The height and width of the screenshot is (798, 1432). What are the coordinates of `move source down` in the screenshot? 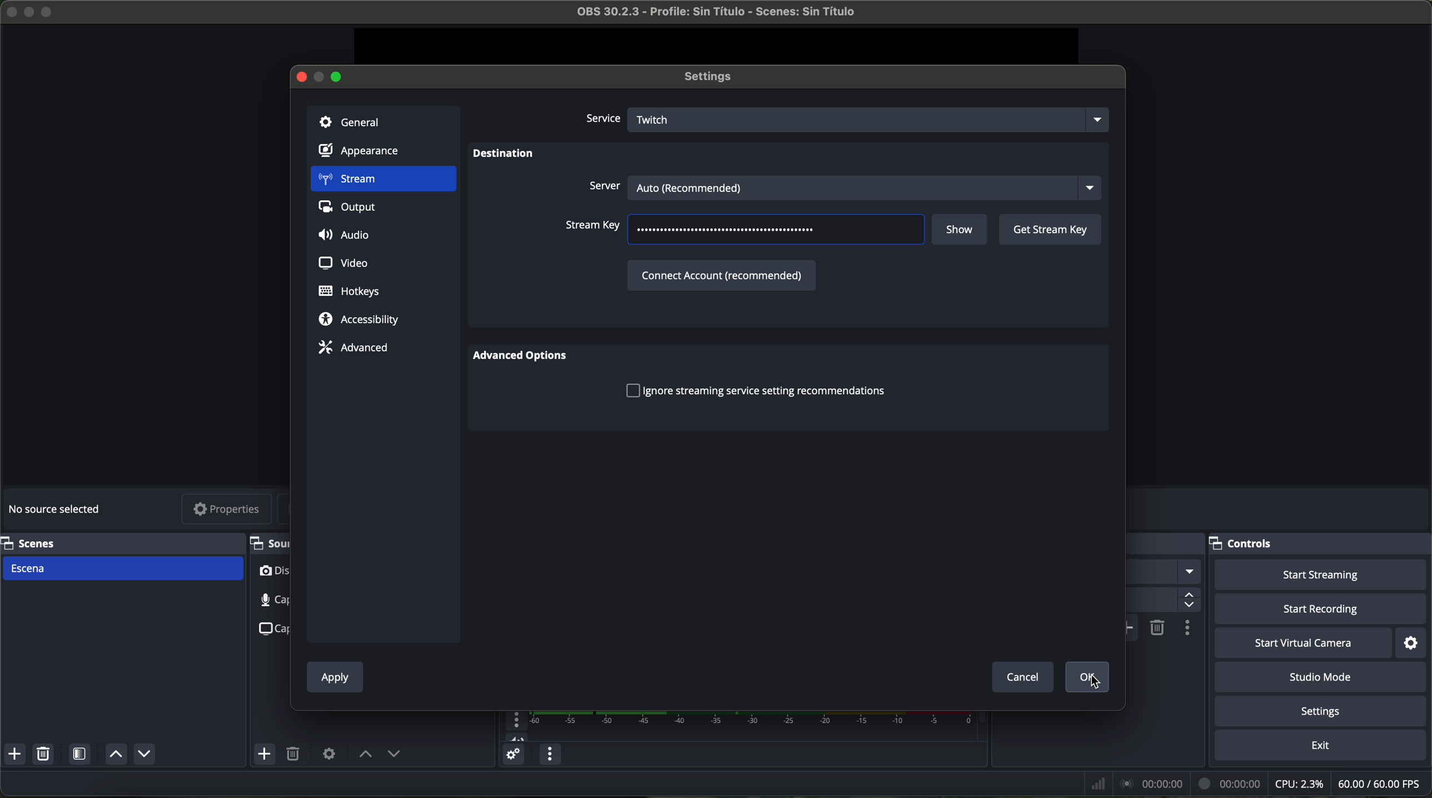 It's located at (394, 755).